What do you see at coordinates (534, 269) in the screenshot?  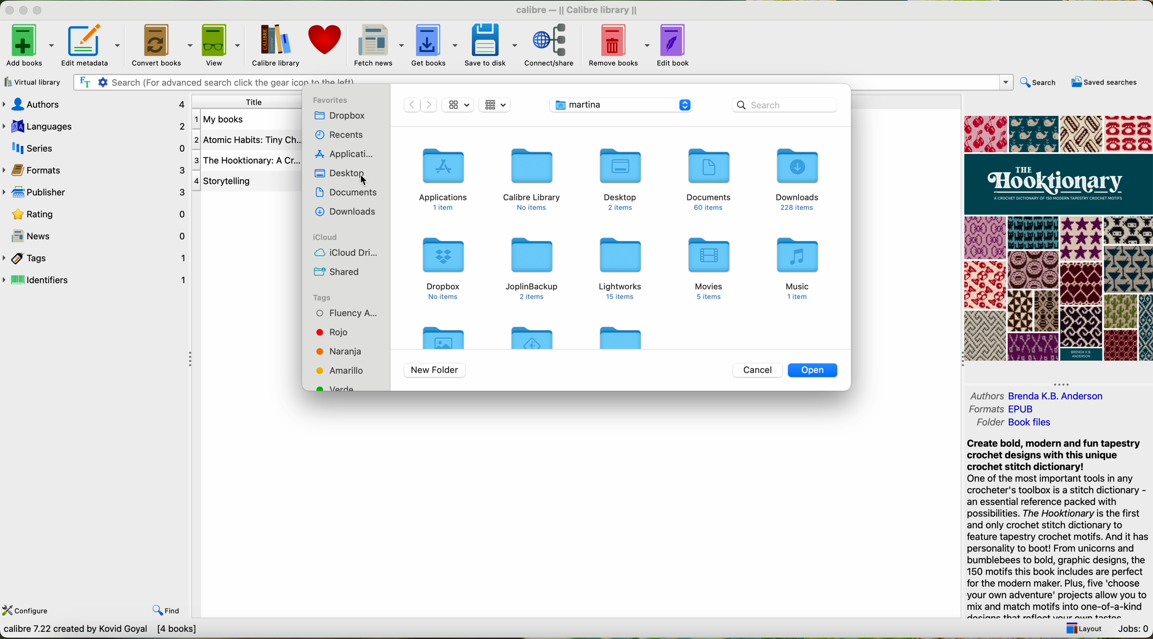 I see `joplinbackup folder` at bounding box center [534, 269].